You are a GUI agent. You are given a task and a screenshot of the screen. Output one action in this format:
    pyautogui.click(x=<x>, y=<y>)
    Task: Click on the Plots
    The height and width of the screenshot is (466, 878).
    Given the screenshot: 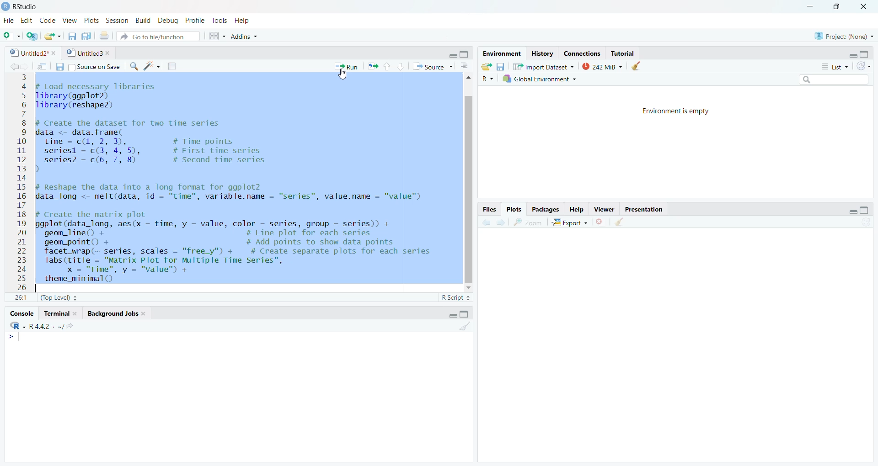 What is the action you would take?
    pyautogui.click(x=92, y=20)
    